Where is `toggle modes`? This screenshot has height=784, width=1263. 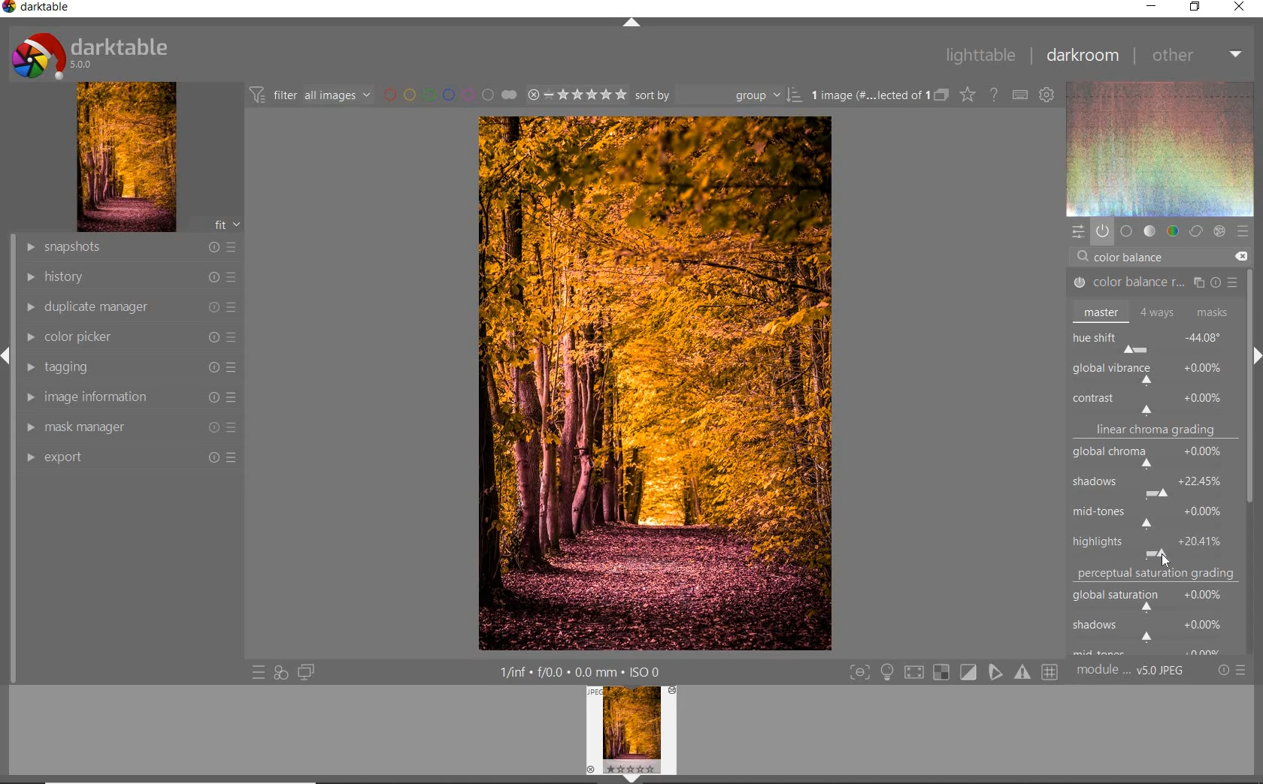
toggle modes is located at coordinates (950, 672).